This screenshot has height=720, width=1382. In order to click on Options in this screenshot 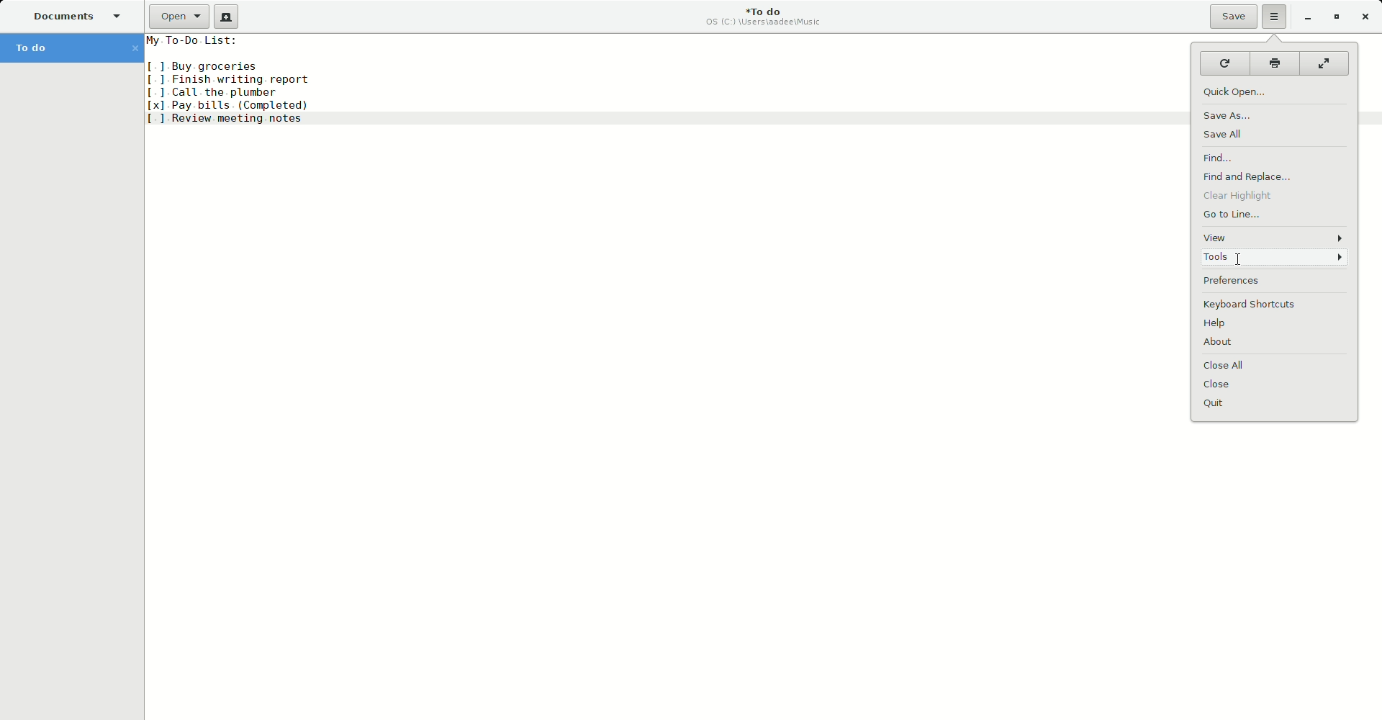, I will do `click(1275, 17)`.